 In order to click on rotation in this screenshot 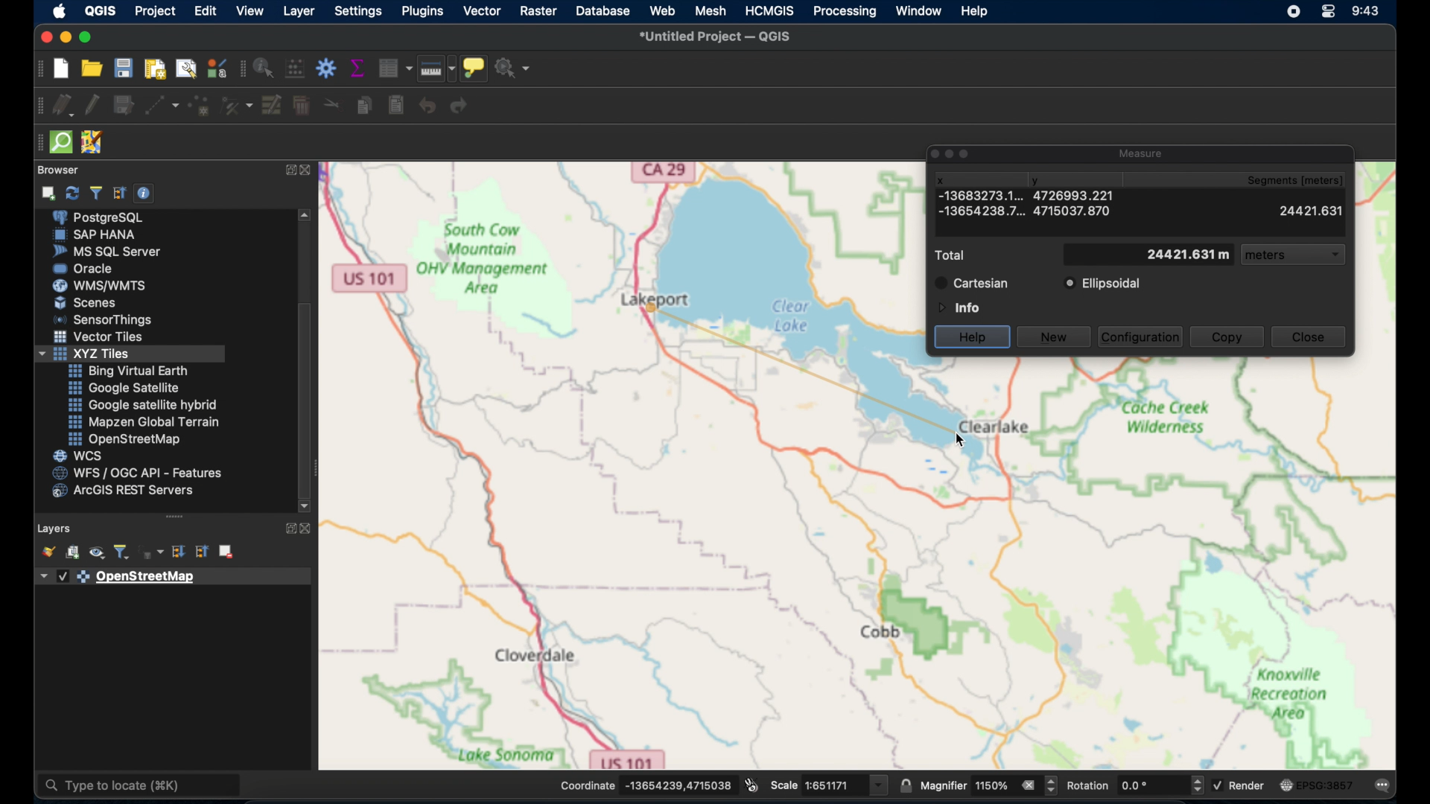, I will do `click(1136, 785)`.